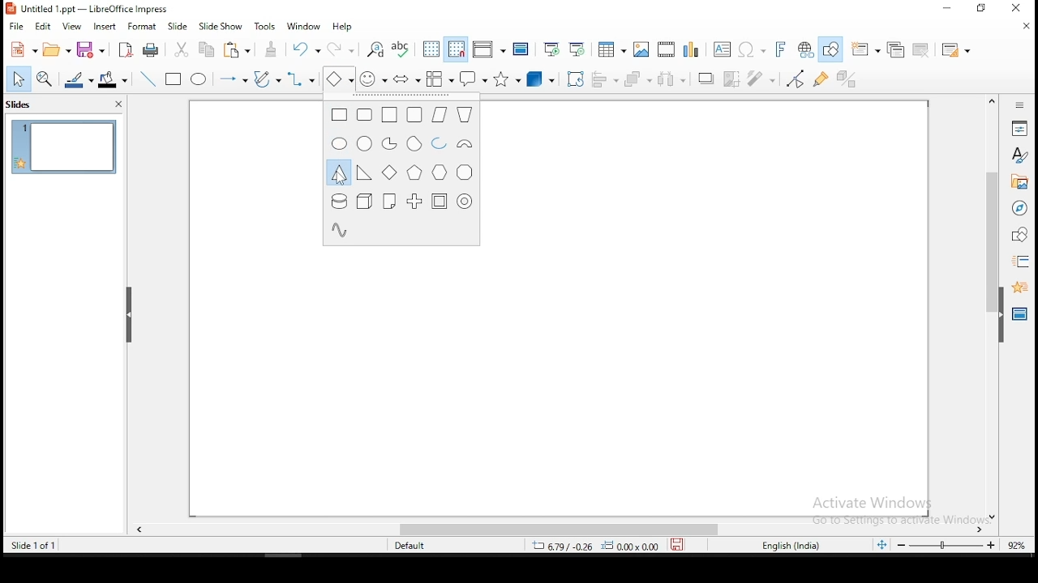 Image resolution: width=1038 pixels, height=583 pixels. I want to click on distribute, so click(676, 79).